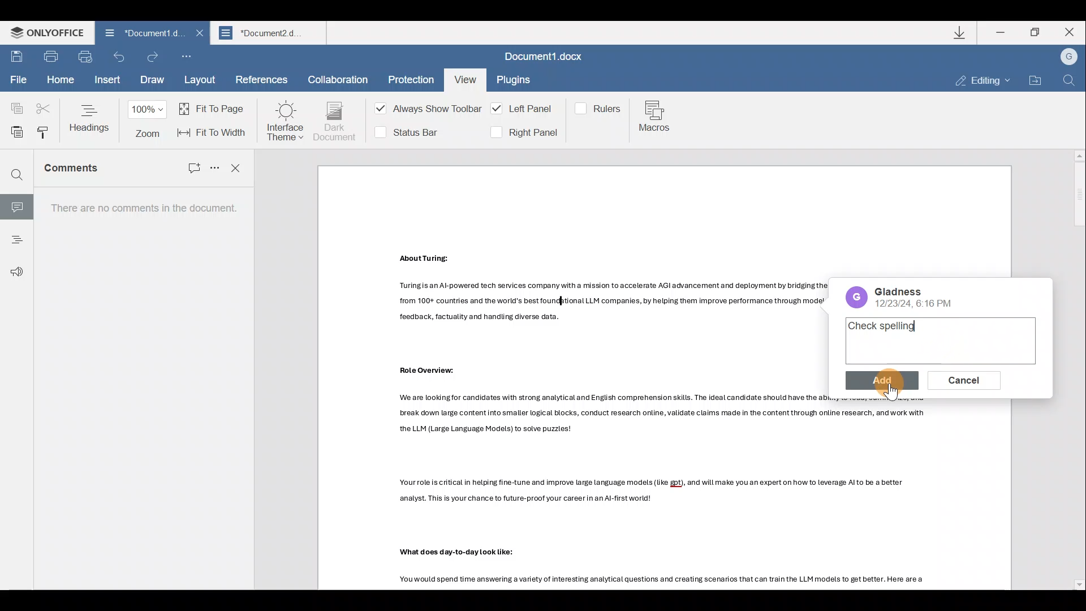  What do you see at coordinates (914, 297) in the screenshot?
I see `Date/time of comment` at bounding box center [914, 297].